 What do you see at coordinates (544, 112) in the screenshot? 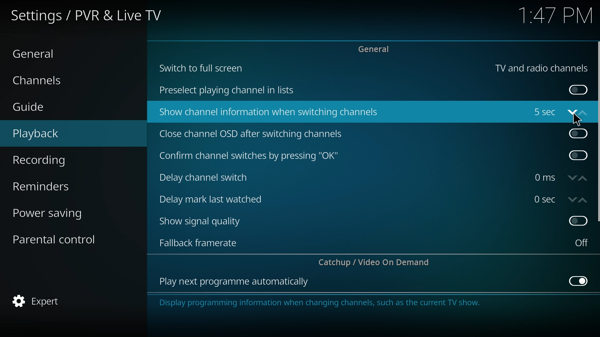
I see `time` at bounding box center [544, 112].